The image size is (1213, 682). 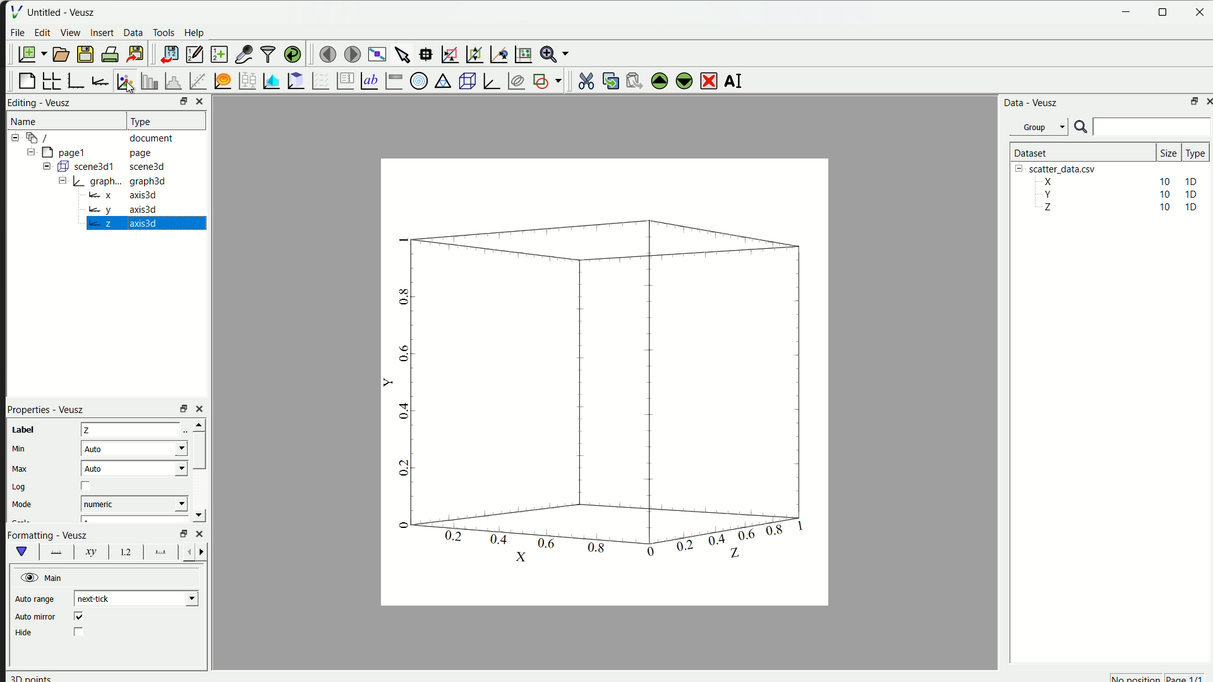 What do you see at coordinates (425, 54) in the screenshot?
I see `read datapoint on graph` at bounding box center [425, 54].